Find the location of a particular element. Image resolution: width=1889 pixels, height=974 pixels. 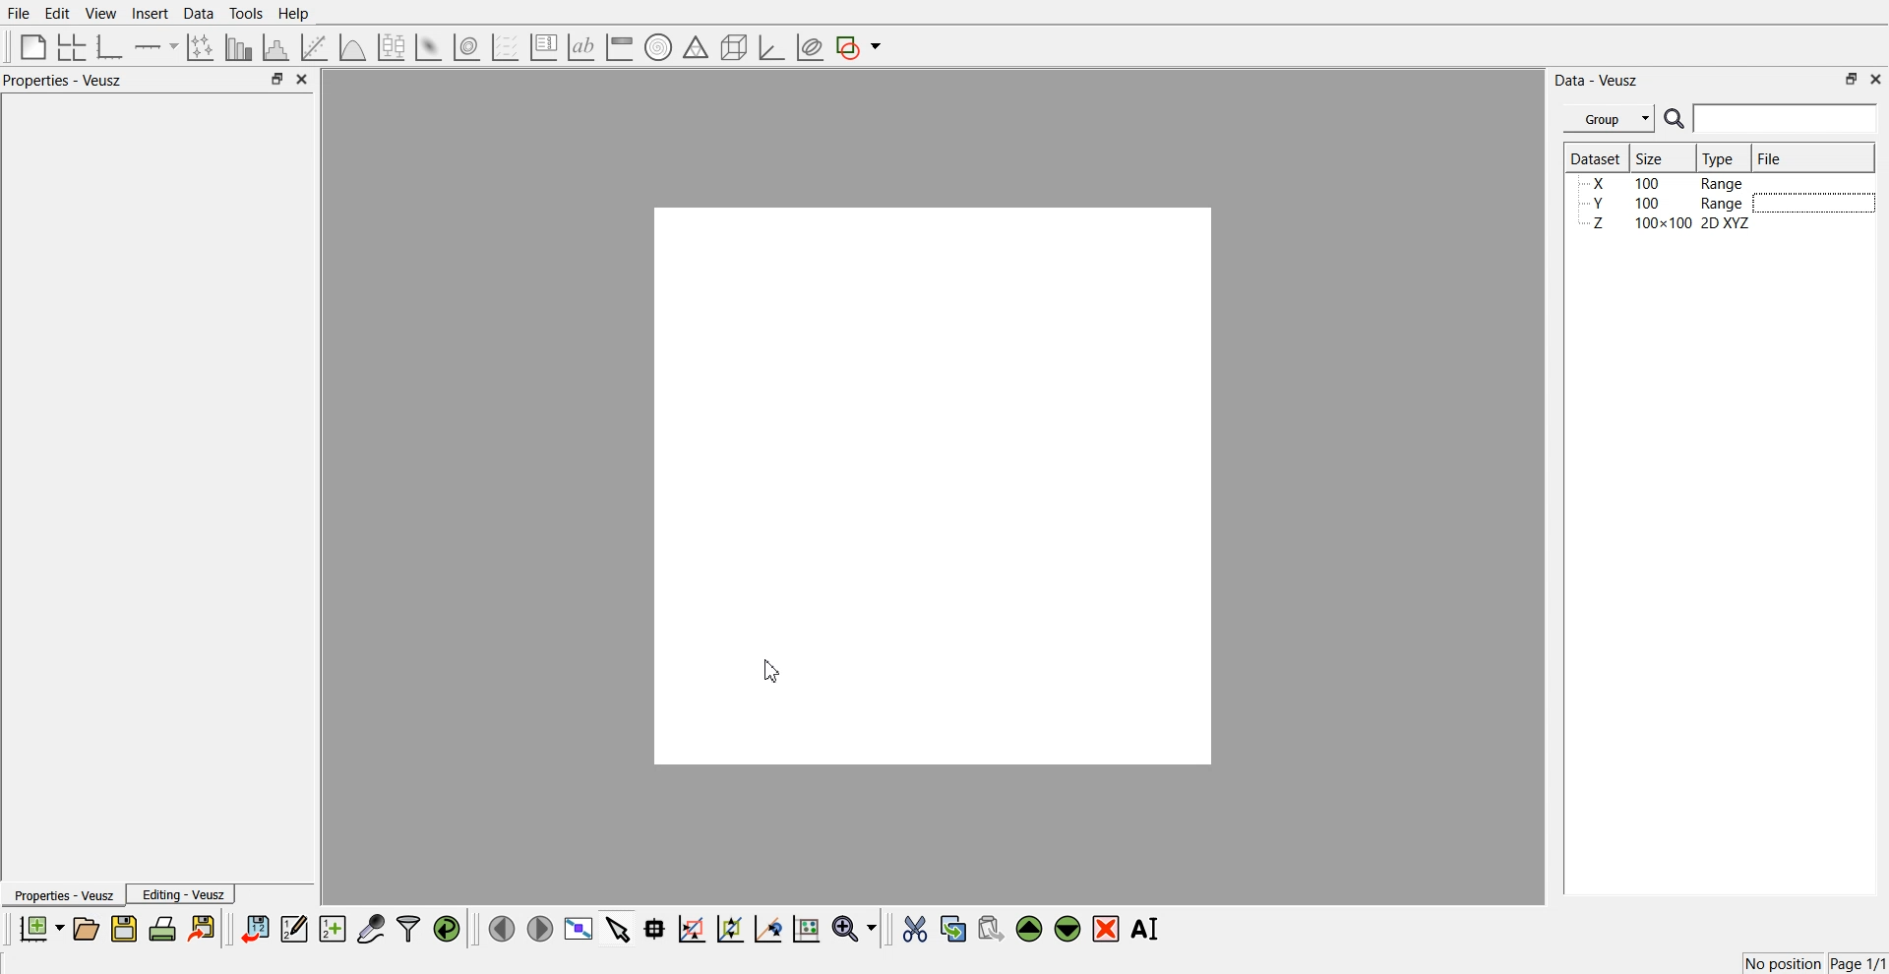

Base Graph is located at coordinates (110, 47).